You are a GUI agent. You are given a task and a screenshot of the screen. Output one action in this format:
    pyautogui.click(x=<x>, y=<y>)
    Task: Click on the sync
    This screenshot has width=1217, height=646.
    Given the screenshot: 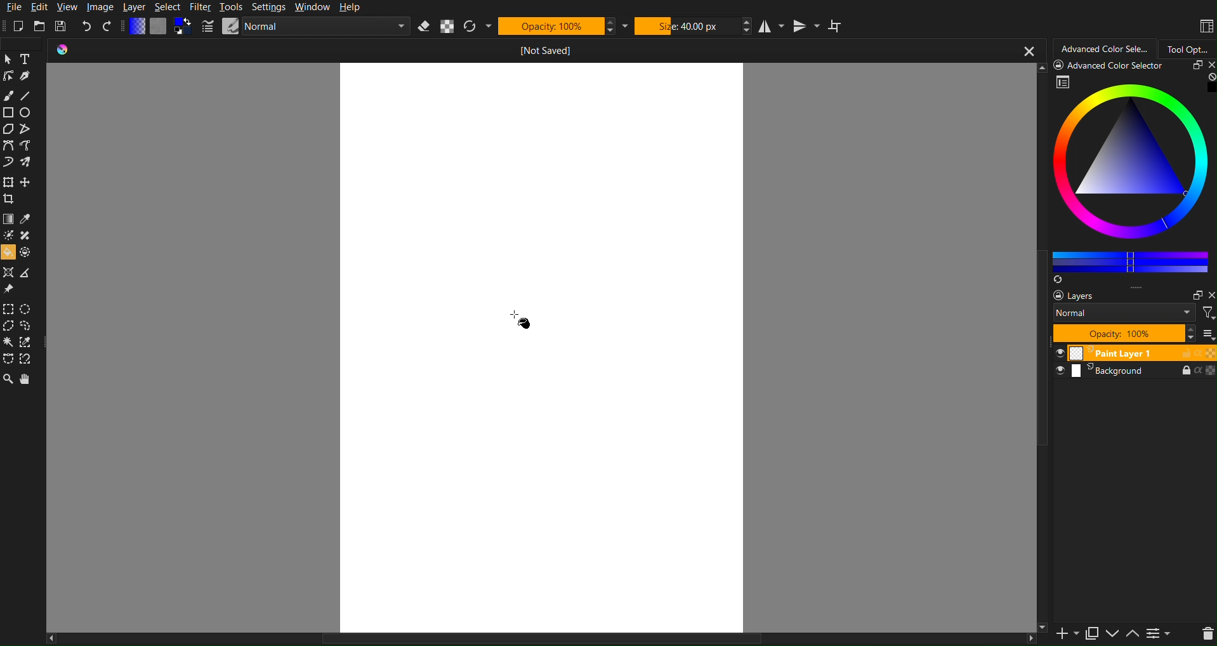 What is the action you would take?
    pyautogui.click(x=1060, y=278)
    